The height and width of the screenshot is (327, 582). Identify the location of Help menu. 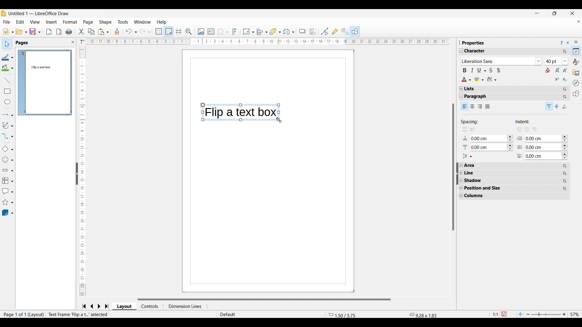
(162, 22).